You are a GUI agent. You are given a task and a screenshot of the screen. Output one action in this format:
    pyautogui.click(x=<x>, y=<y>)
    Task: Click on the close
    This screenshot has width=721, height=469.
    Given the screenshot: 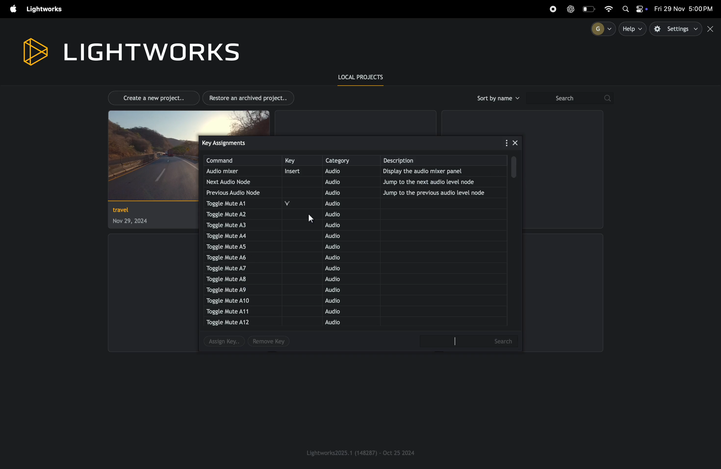 What is the action you would take?
    pyautogui.click(x=515, y=142)
    